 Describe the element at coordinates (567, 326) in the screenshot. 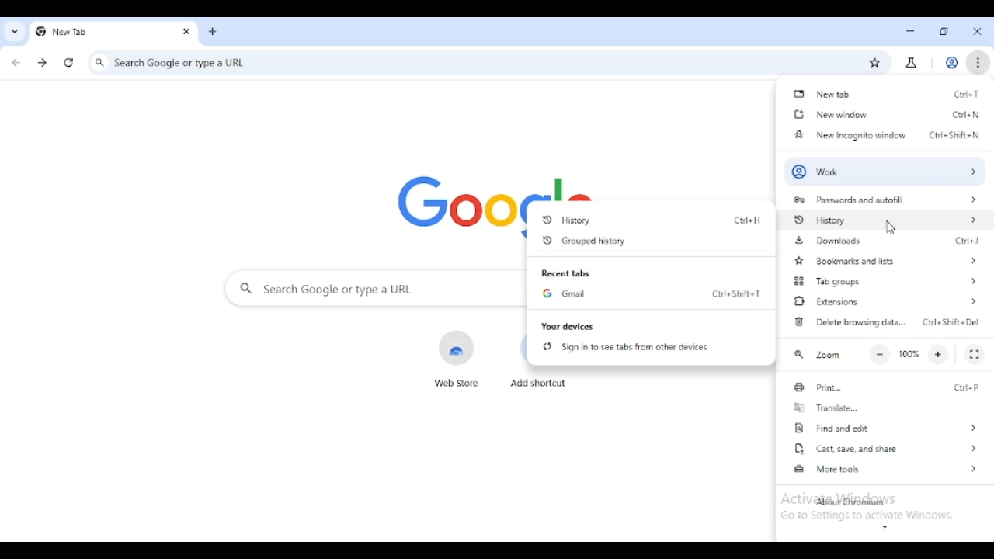

I see `your devices` at that location.